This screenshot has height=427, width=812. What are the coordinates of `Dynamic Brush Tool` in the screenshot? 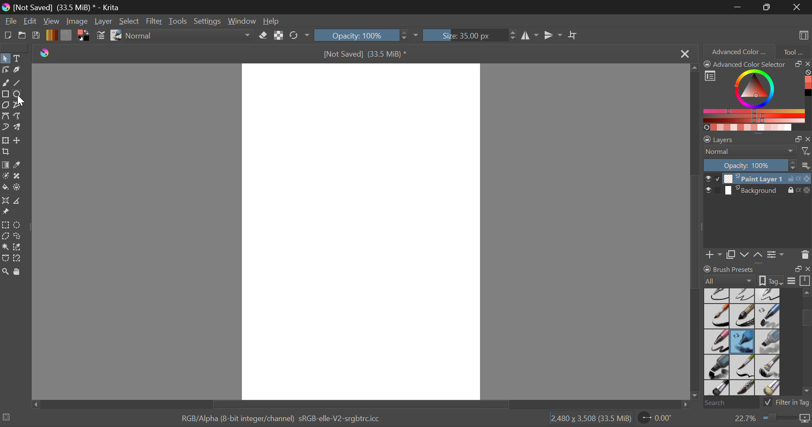 It's located at (5, 128).